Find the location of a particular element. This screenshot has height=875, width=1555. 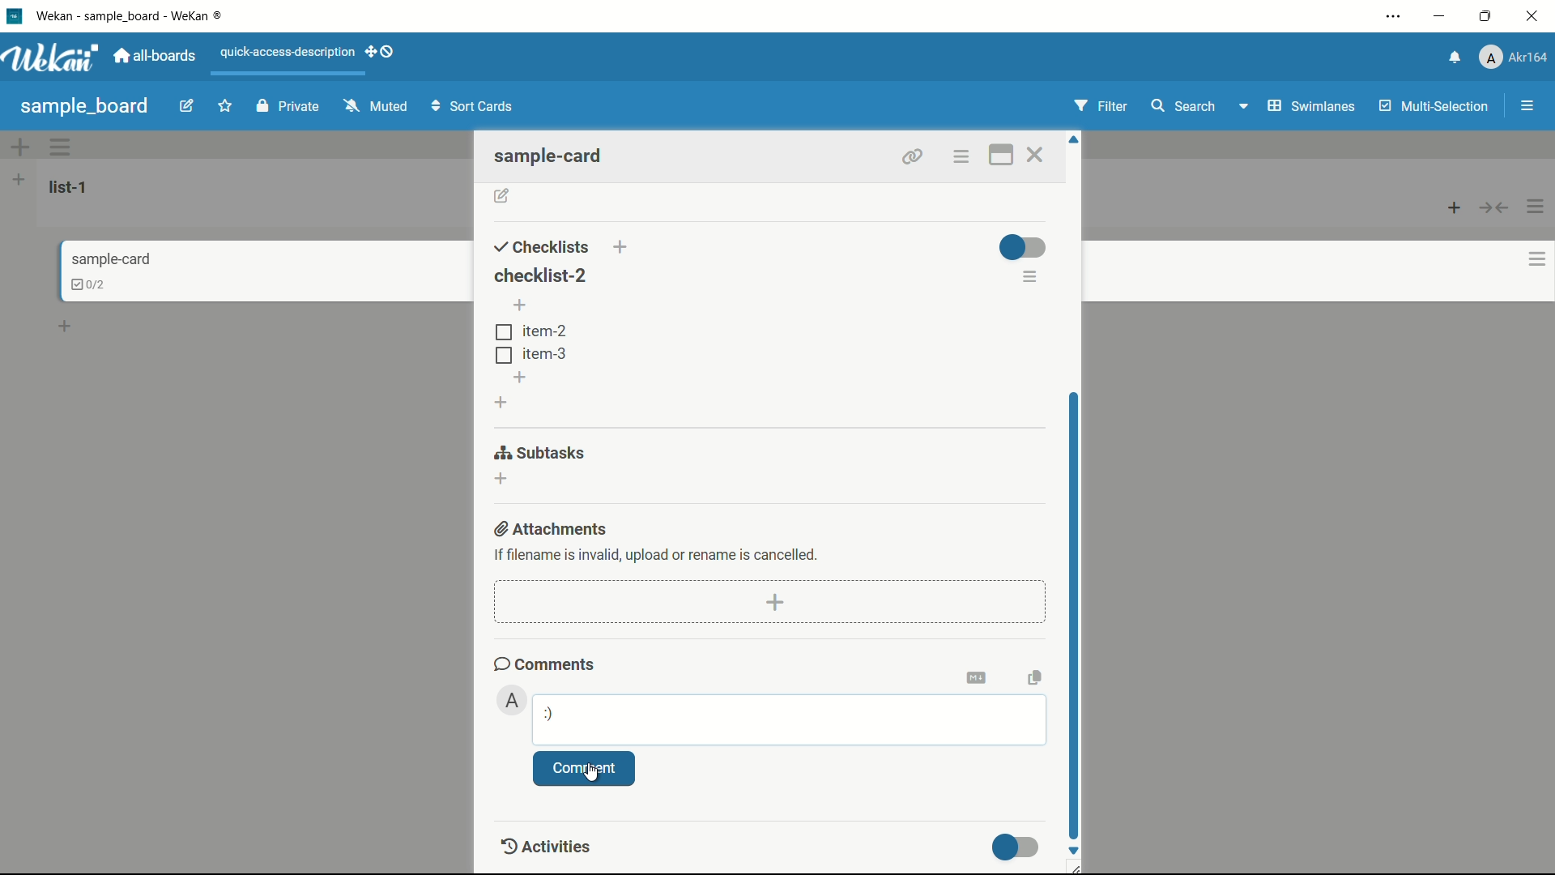

card name is located at coordinates (109, 259).